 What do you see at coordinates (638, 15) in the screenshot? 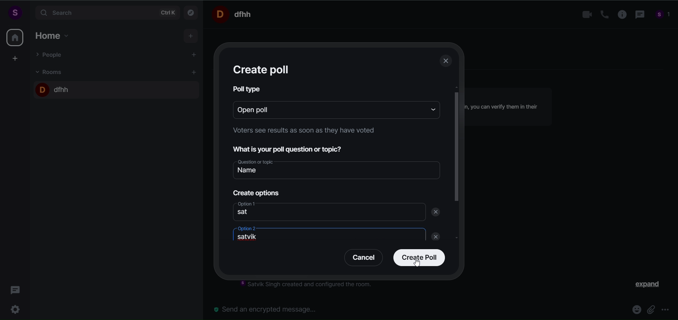
I see `thread` at bounding box center [638, 15].